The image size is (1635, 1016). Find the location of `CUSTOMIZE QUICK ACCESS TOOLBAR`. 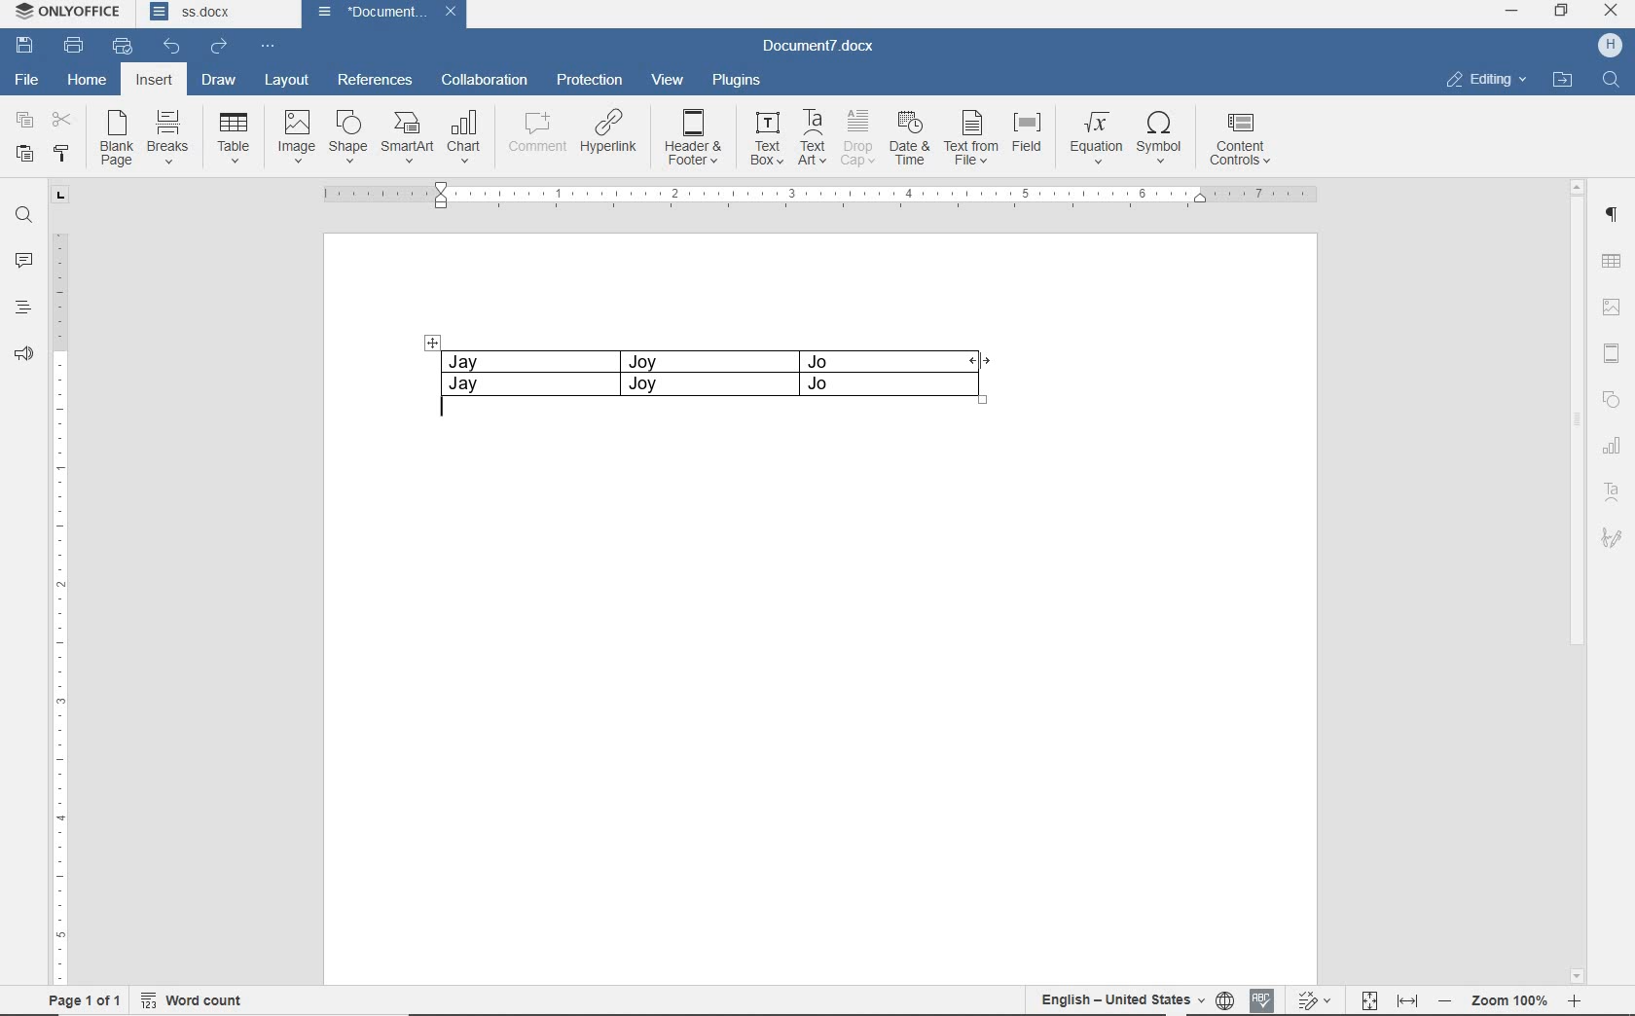

CUSTOMIZE QUICK ACCESS TOOLBAR is located at coordinates (264, 47).